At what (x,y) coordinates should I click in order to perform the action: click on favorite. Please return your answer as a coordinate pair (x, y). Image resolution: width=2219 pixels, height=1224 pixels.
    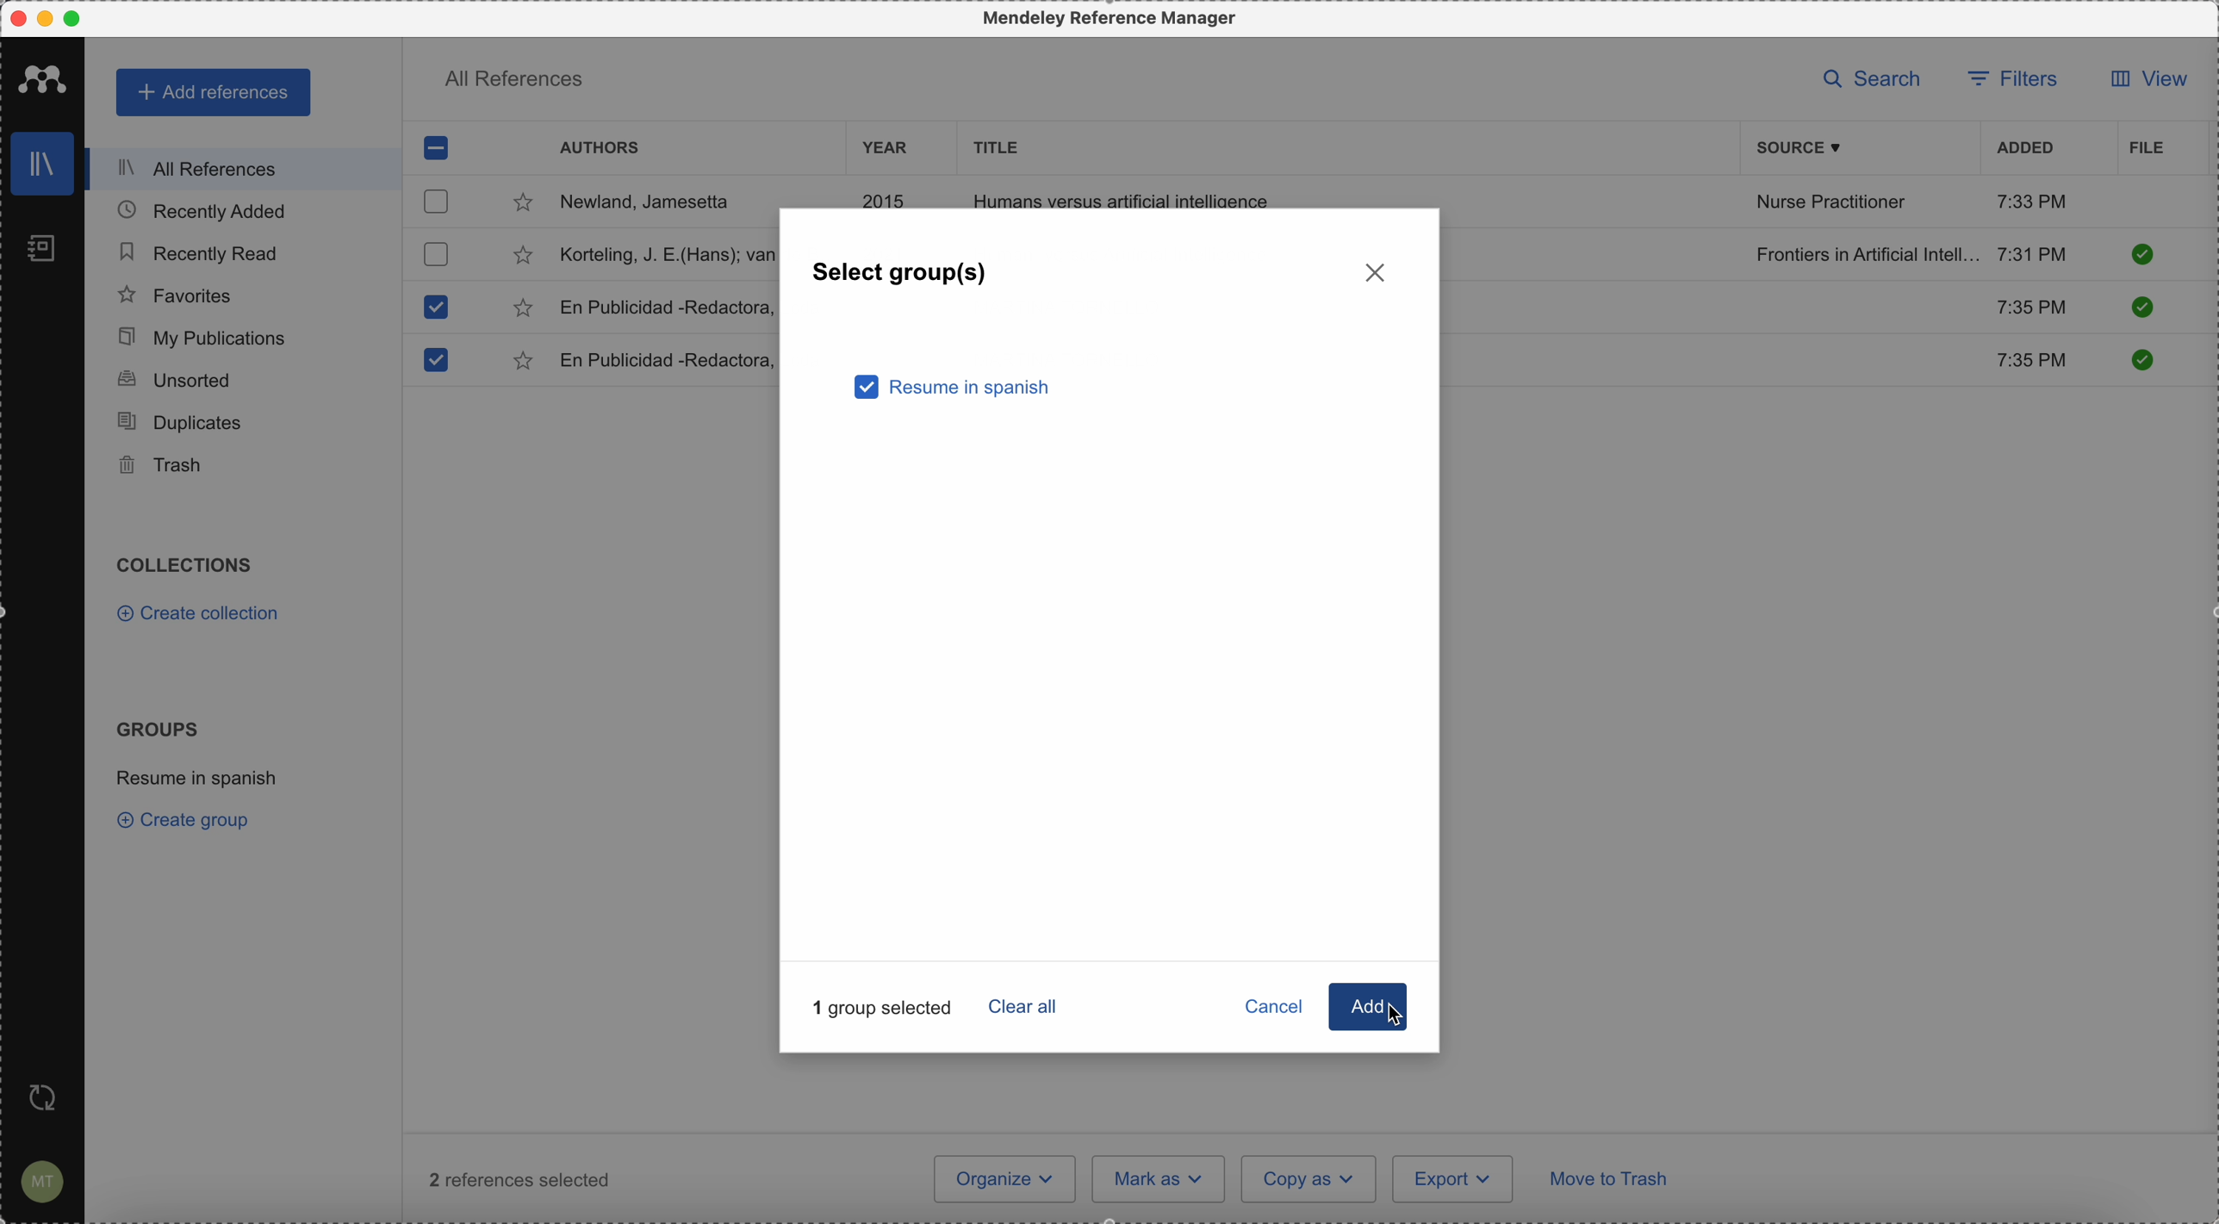
    Looking at the image, I should click on (525, 363).